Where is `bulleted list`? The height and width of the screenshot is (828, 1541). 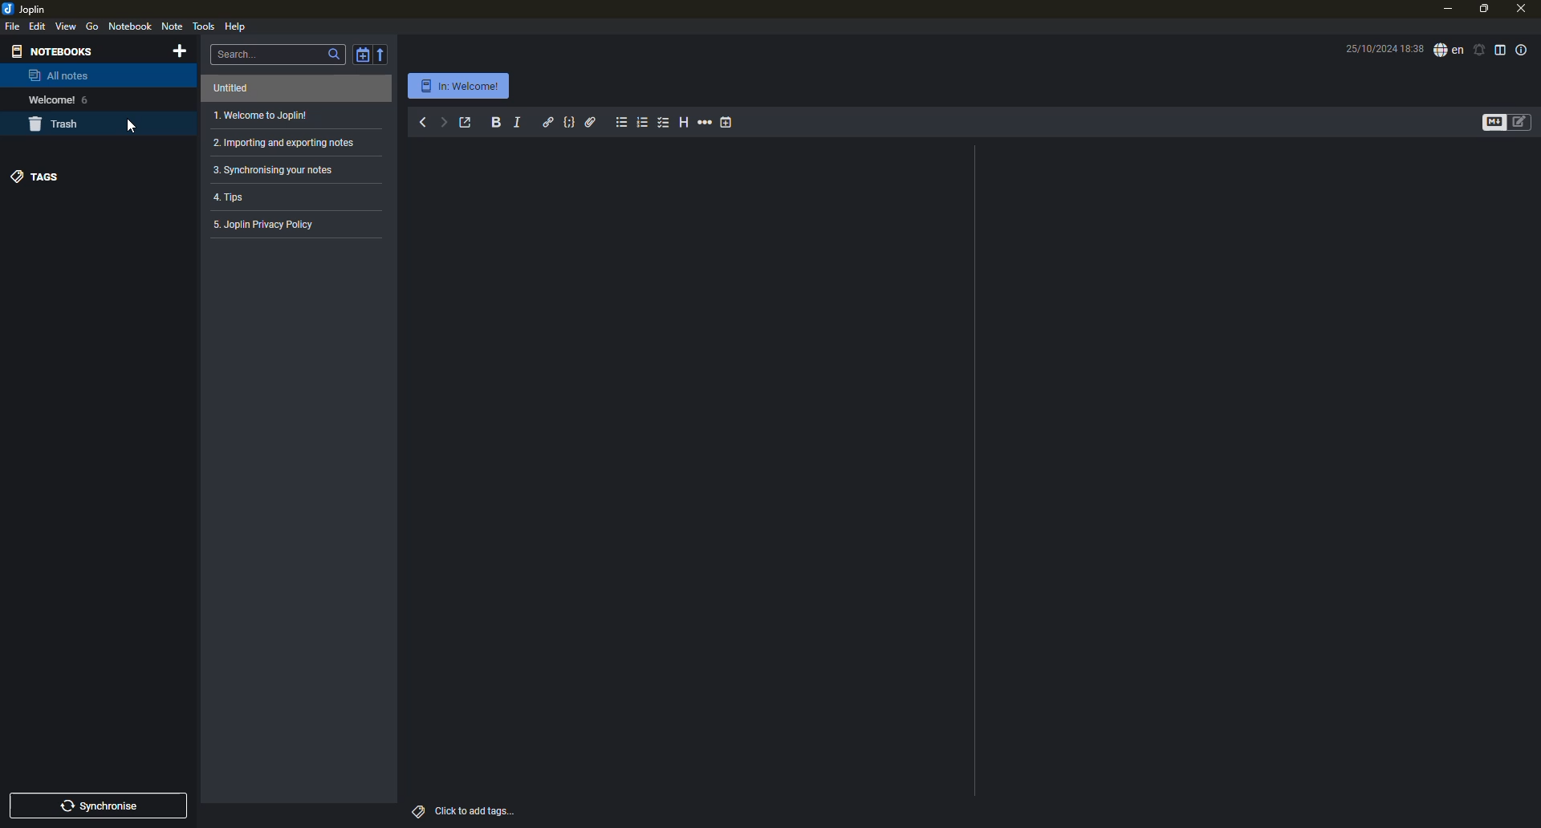 bulleted list is located at coordinates (620, 122).